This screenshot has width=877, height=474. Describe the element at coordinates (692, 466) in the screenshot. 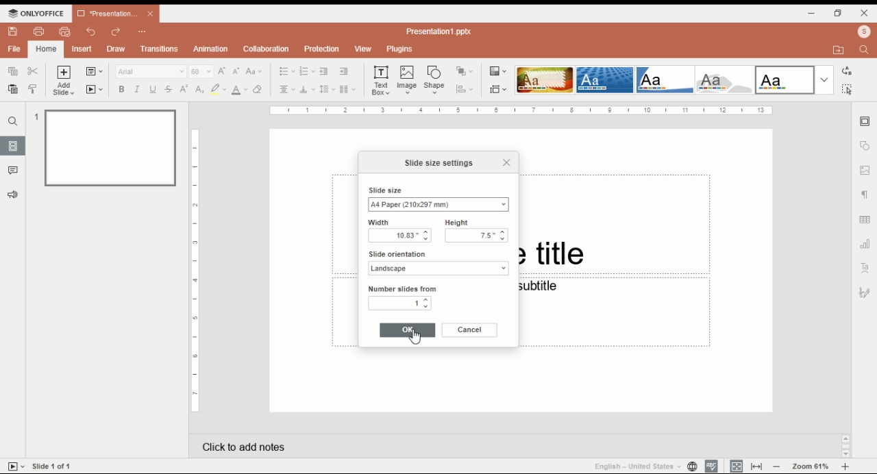

I see `set document language` at that location.